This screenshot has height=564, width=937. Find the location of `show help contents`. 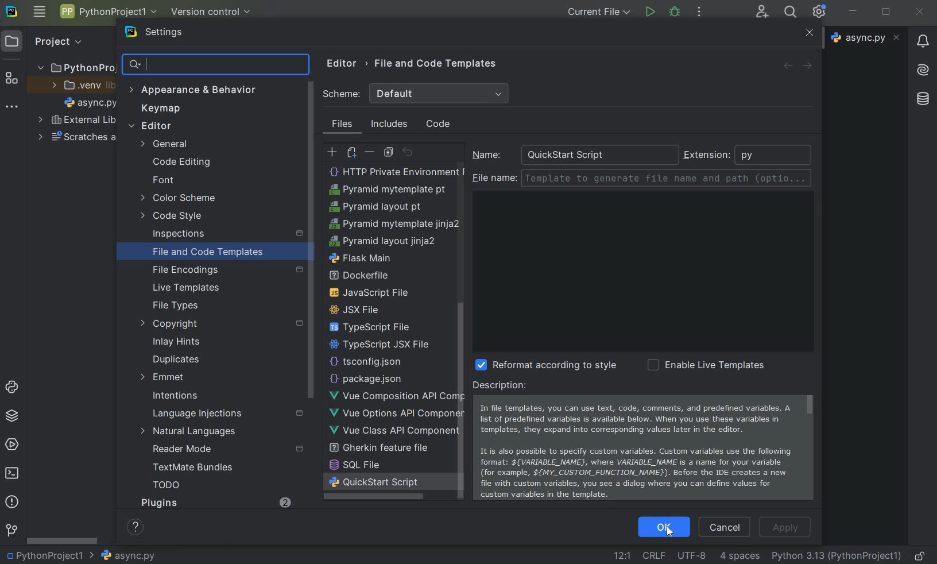

show help contents is located at coordinates (138, 529).